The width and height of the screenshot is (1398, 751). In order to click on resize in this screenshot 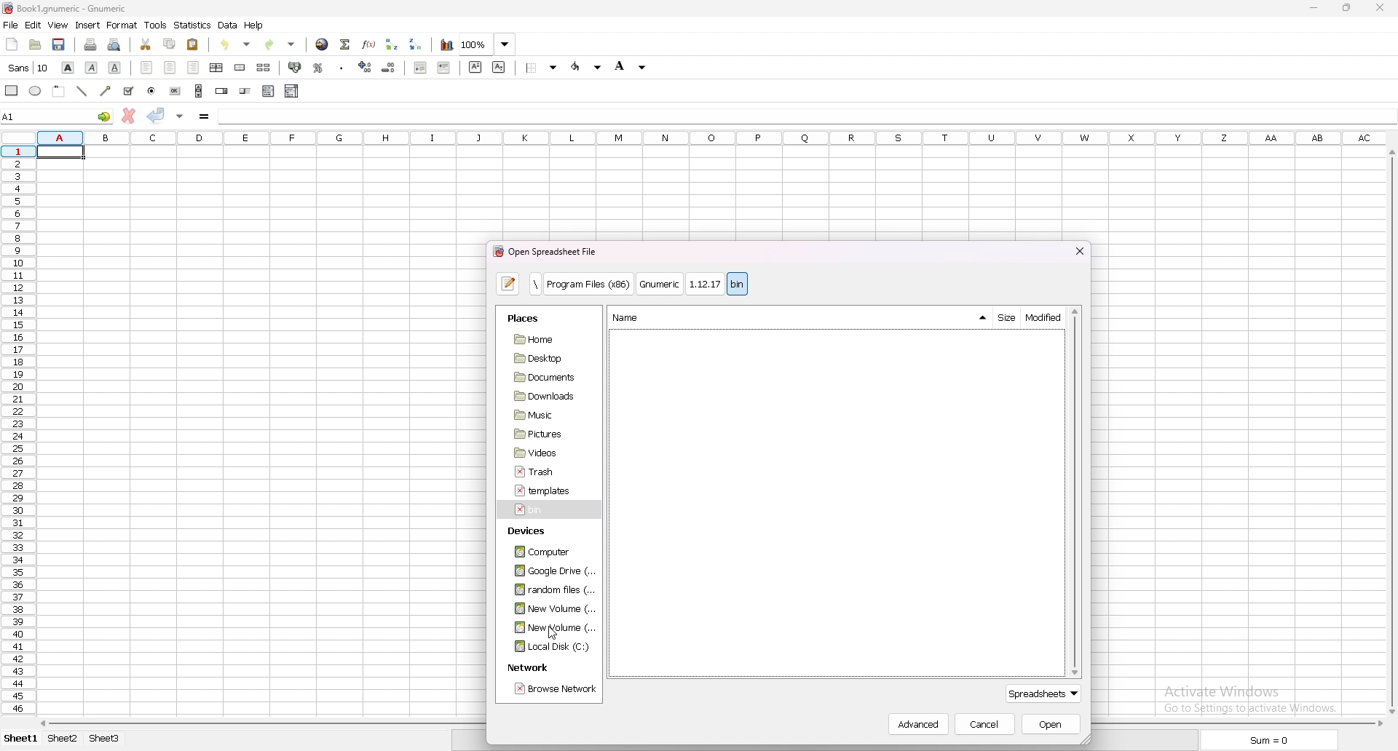, I will do `click(1346, 7)`.